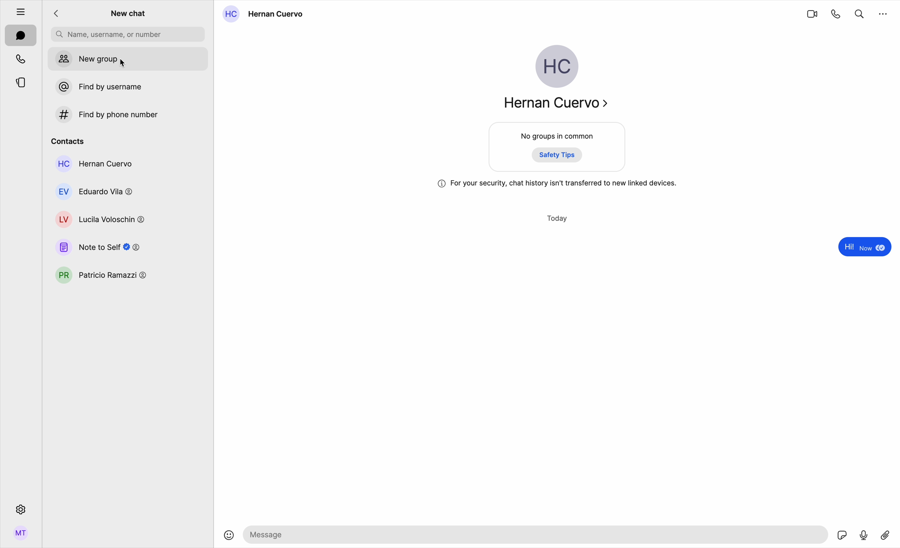  Describe the element at coordinates (22, 59) in the screenshot. I see `calls` at that location.